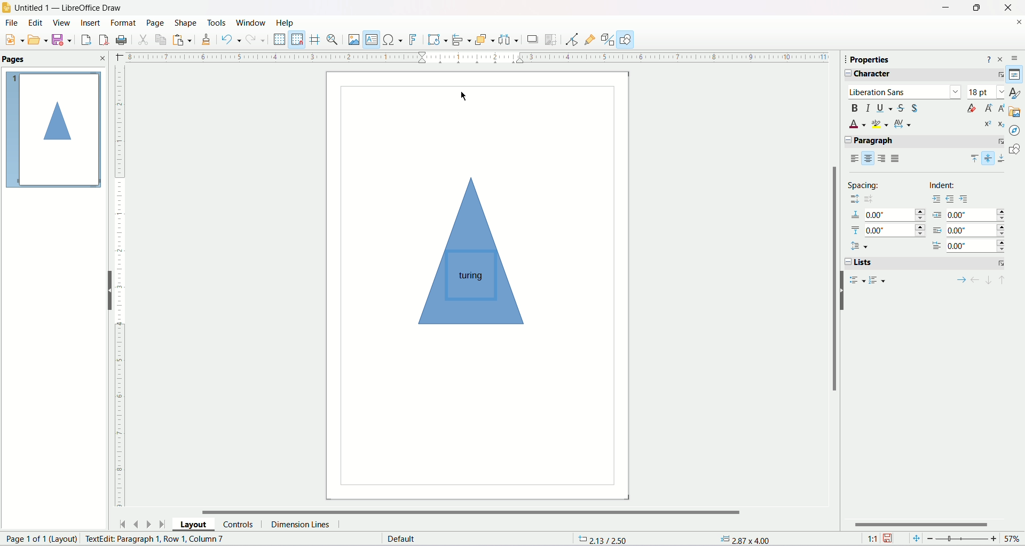 This screenshot has width=1025, height=546. I want to click on export, so click(85, 40).